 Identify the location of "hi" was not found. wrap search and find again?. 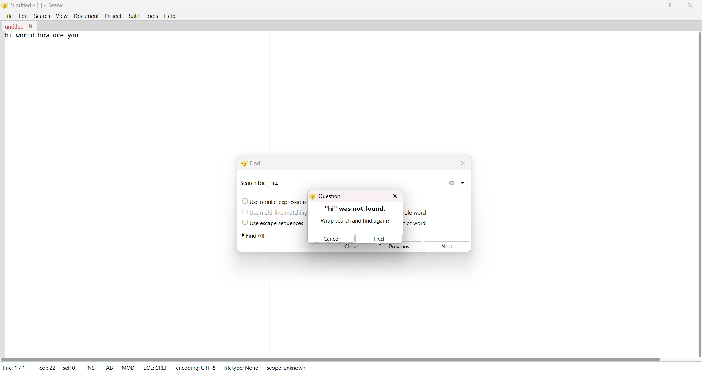
(355, 216).